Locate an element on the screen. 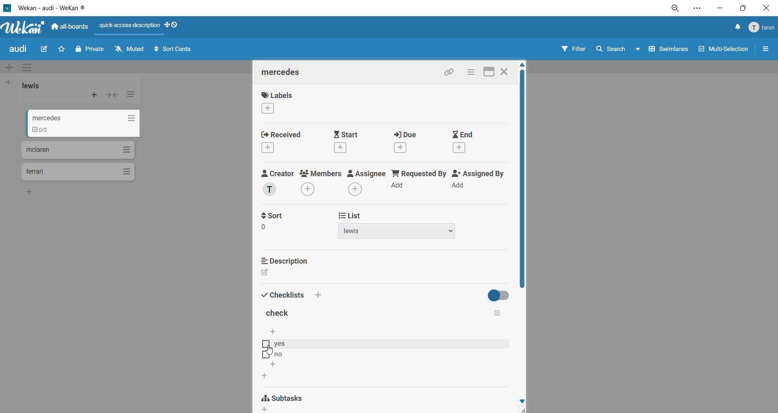 Image resolution: width=778 pixels, height=413 pixels. card title is located at coordinates (286, 74).